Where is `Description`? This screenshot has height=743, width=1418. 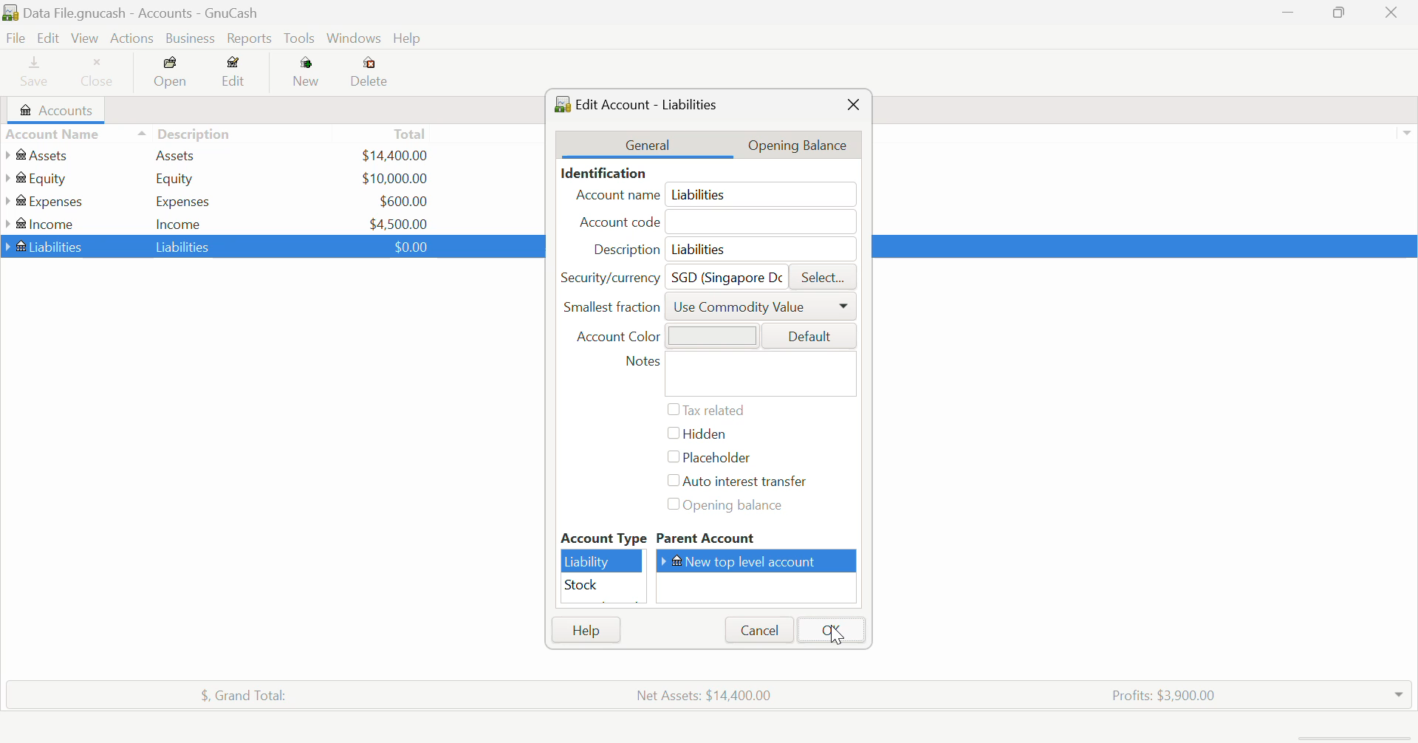
Description is located at coordinates (185, 132).